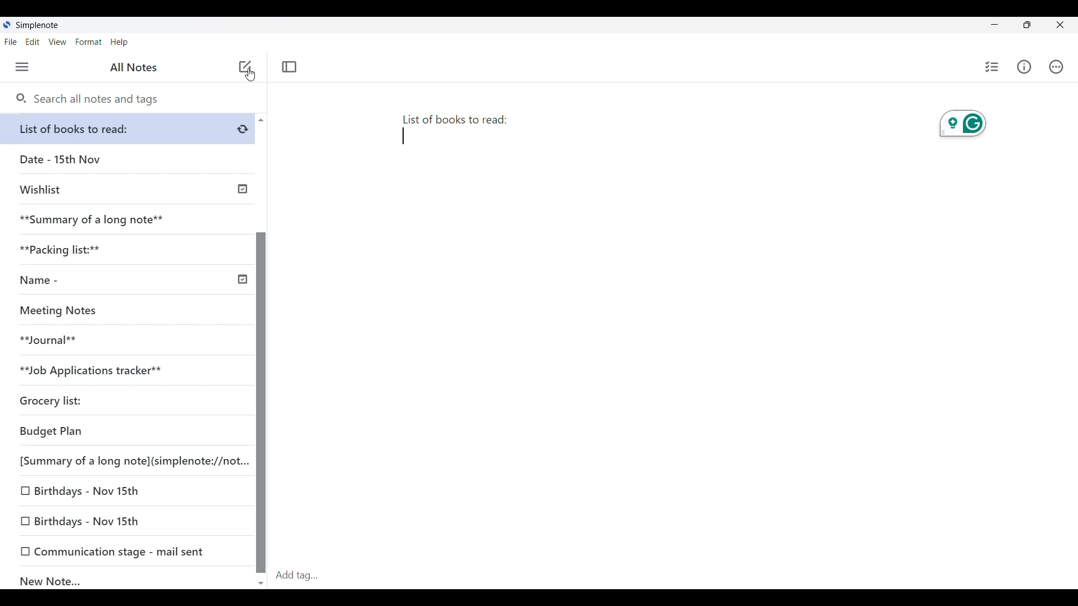 This screenshot has width=1078, height=606. What do you see at coordinates (249, 77) in the screenshot?
I see `Cursor` at bounding box center [249, 77].